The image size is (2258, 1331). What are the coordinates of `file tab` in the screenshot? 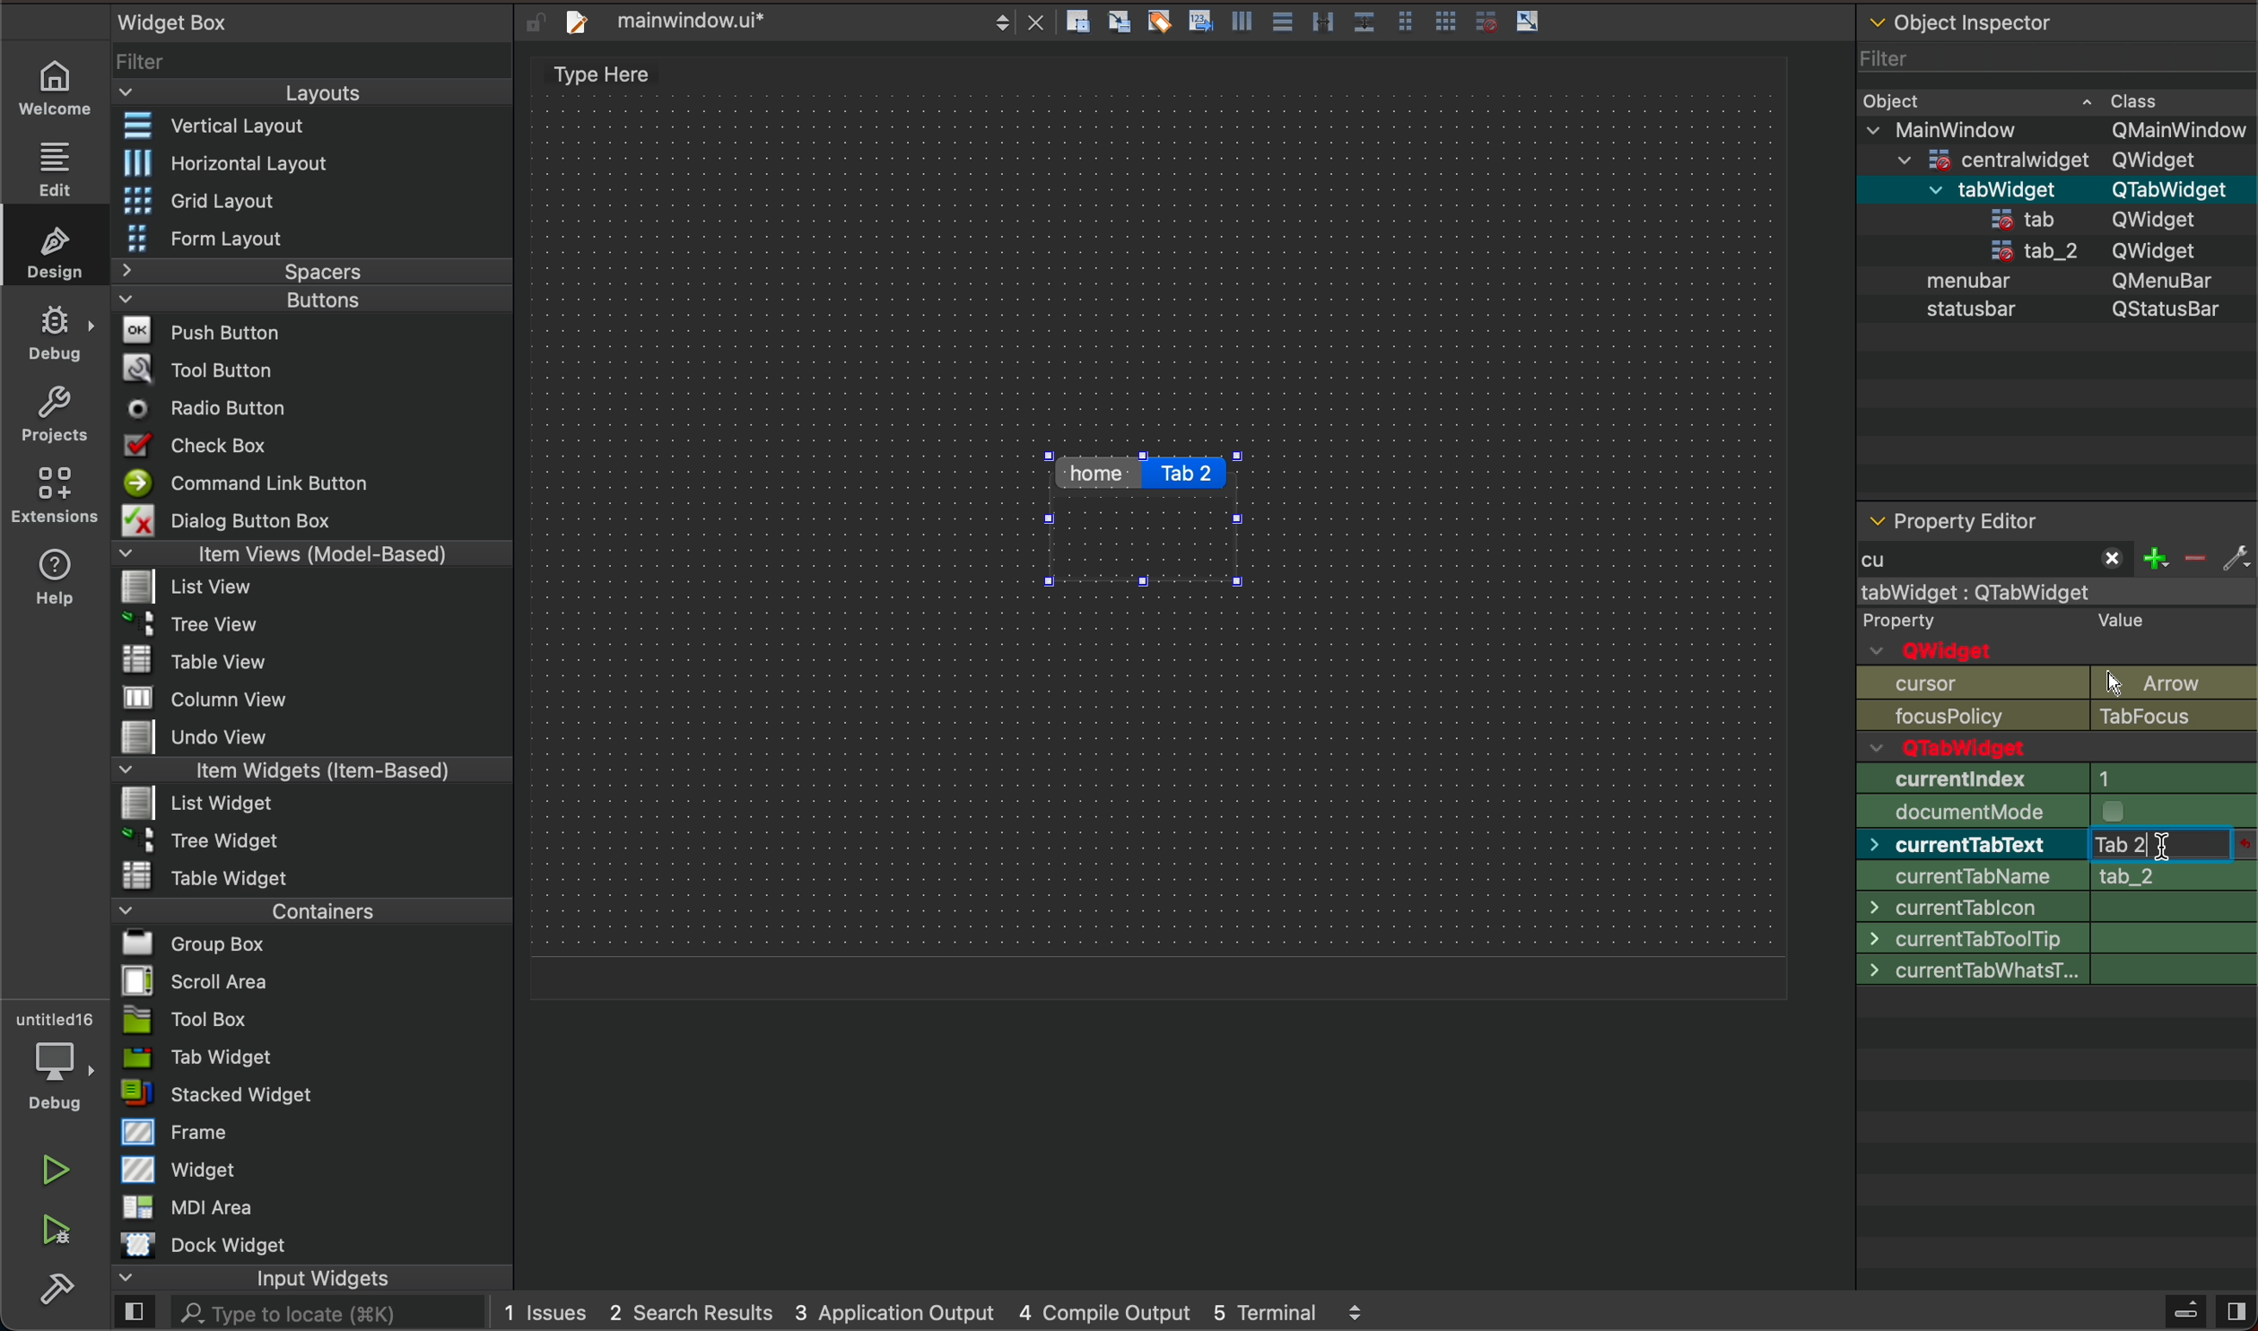 It's located at (795, 22).